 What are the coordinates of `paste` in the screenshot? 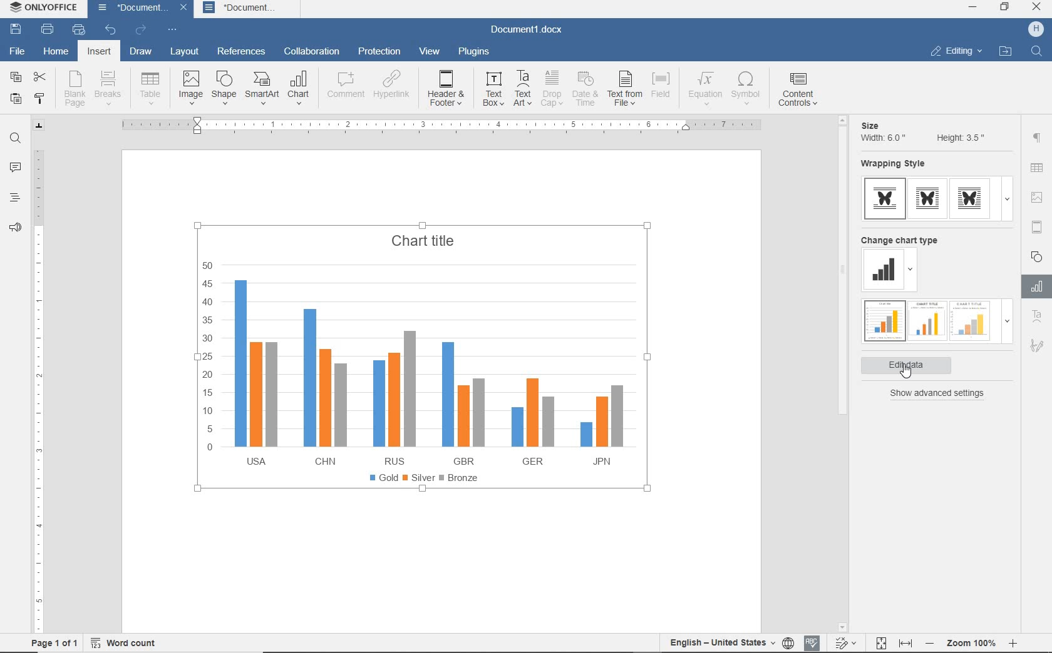 It's located at (16, 100).